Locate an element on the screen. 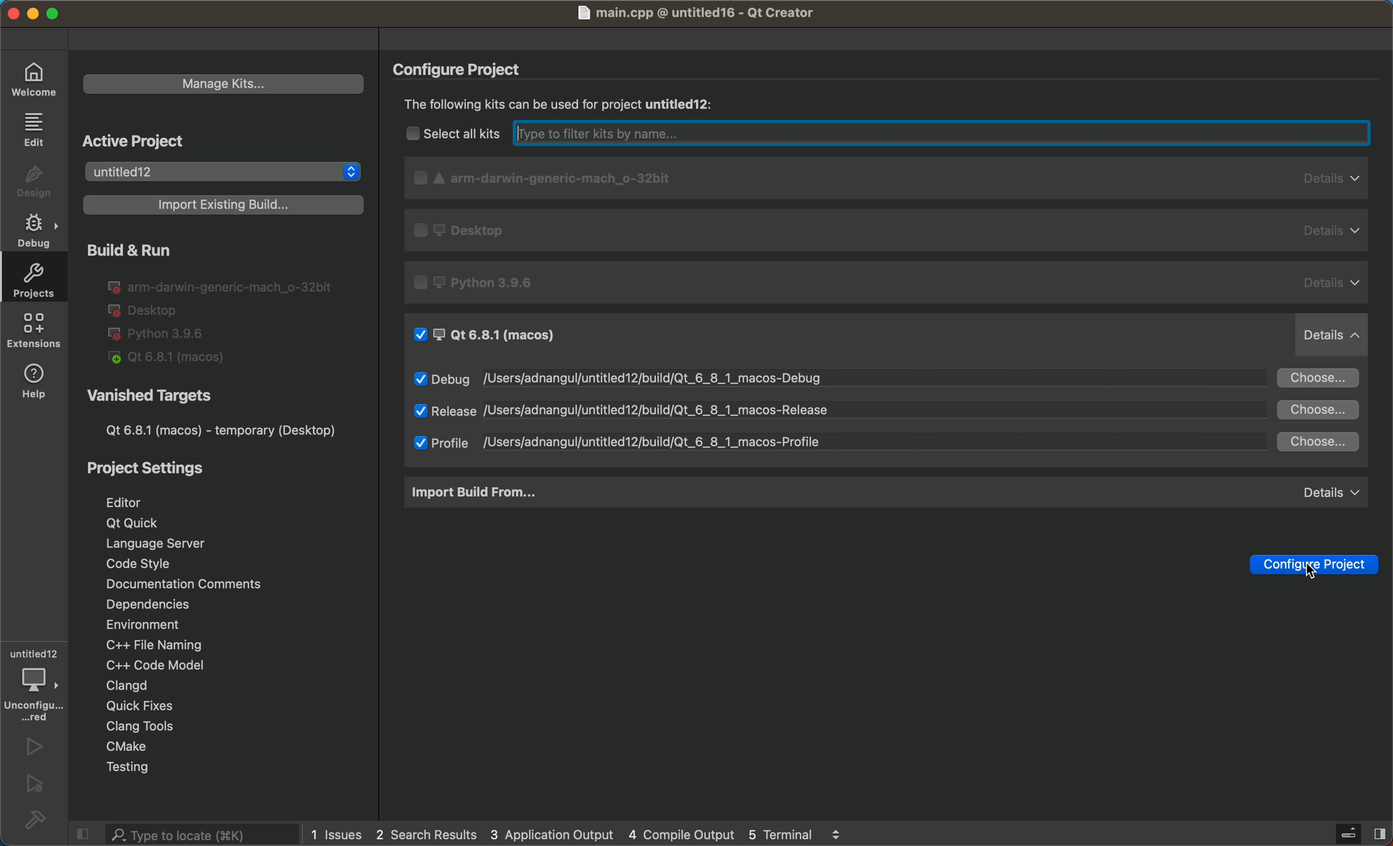 This screenshot has height=846, width=1393. default configuration  is located at coordinates (889, 280).